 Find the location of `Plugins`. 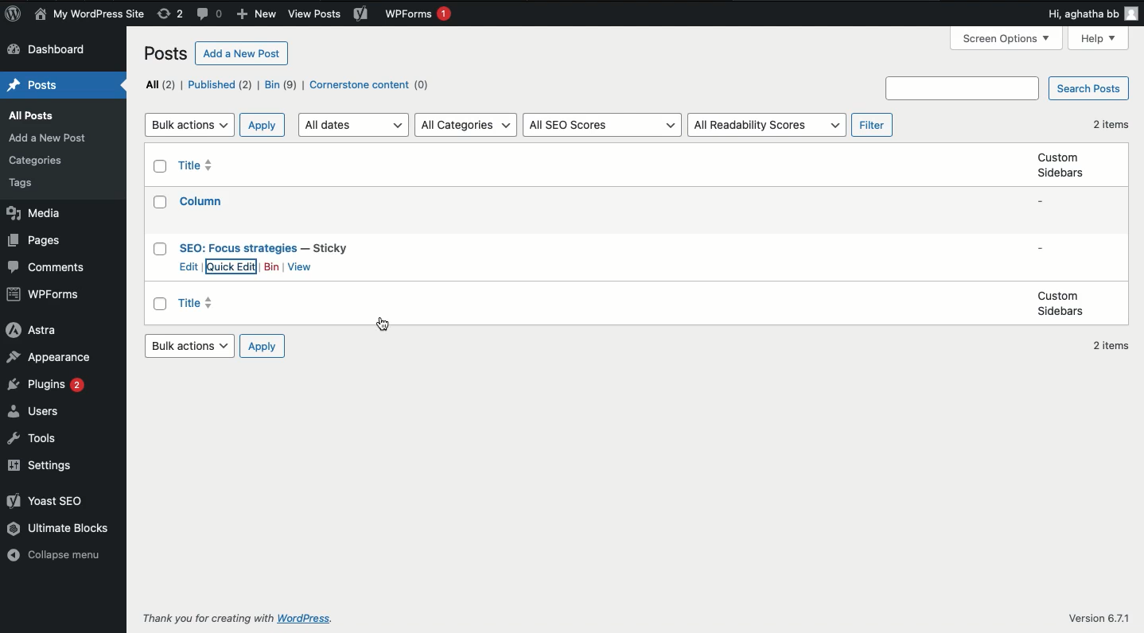

Plugins is located at coordinates (45, 384).